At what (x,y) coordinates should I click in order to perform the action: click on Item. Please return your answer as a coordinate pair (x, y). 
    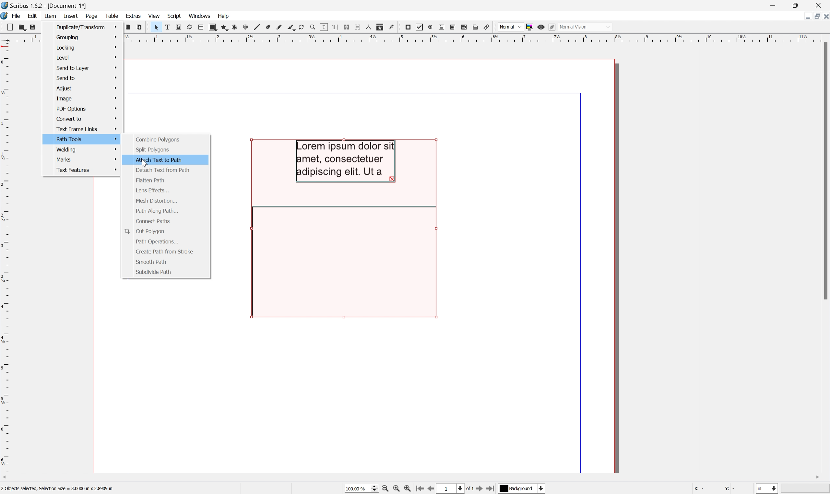
    Looking at the image, I should click on (50, 15).